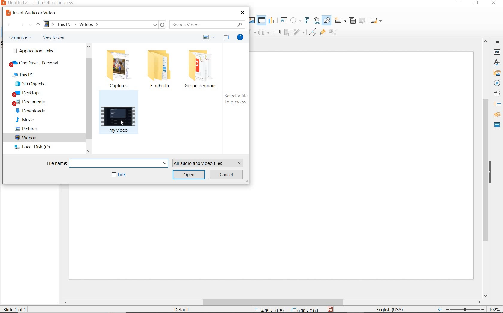 This screenshot has width=503, height=313. I want to click on INSERT CHART, so click(272, 21).